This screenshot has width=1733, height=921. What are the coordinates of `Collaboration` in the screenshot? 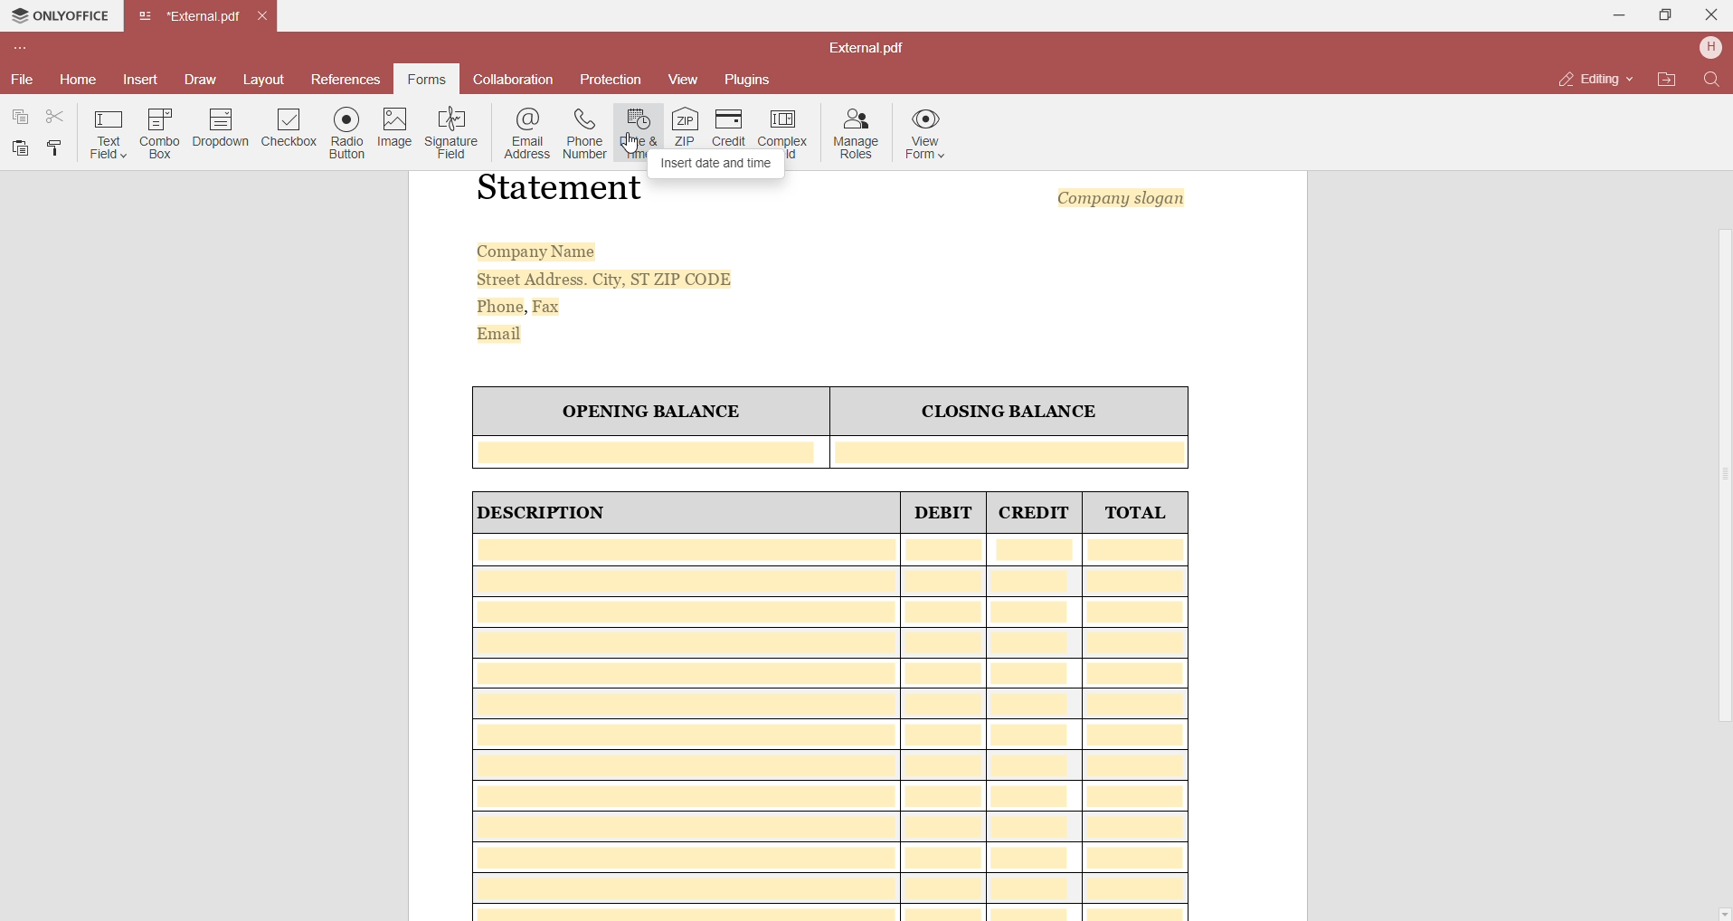 It's located at (518, 79).